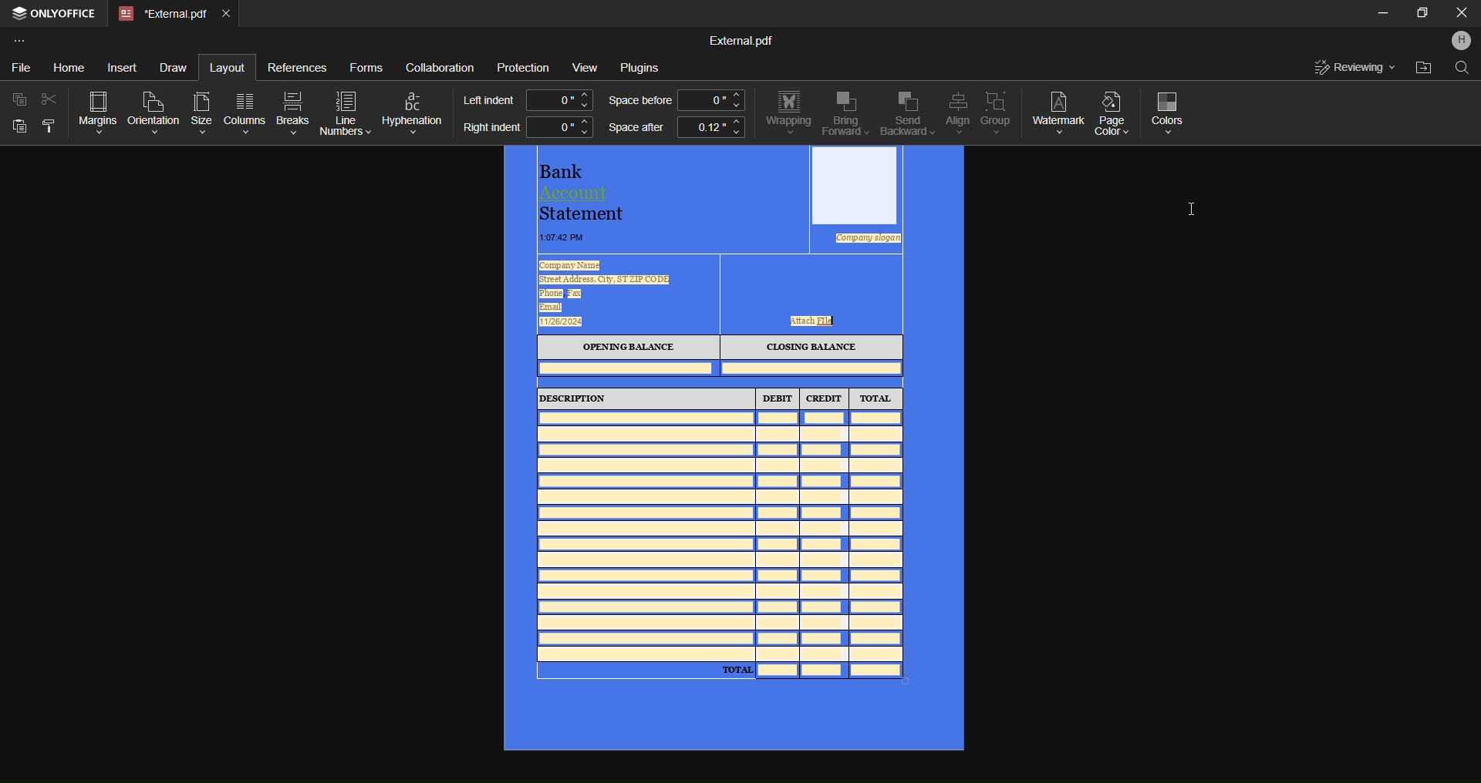 This screenshot has height=783, width=1481. Describe the element at coordinates (635, 129) in the screenshot. I see `Space After` at that location.